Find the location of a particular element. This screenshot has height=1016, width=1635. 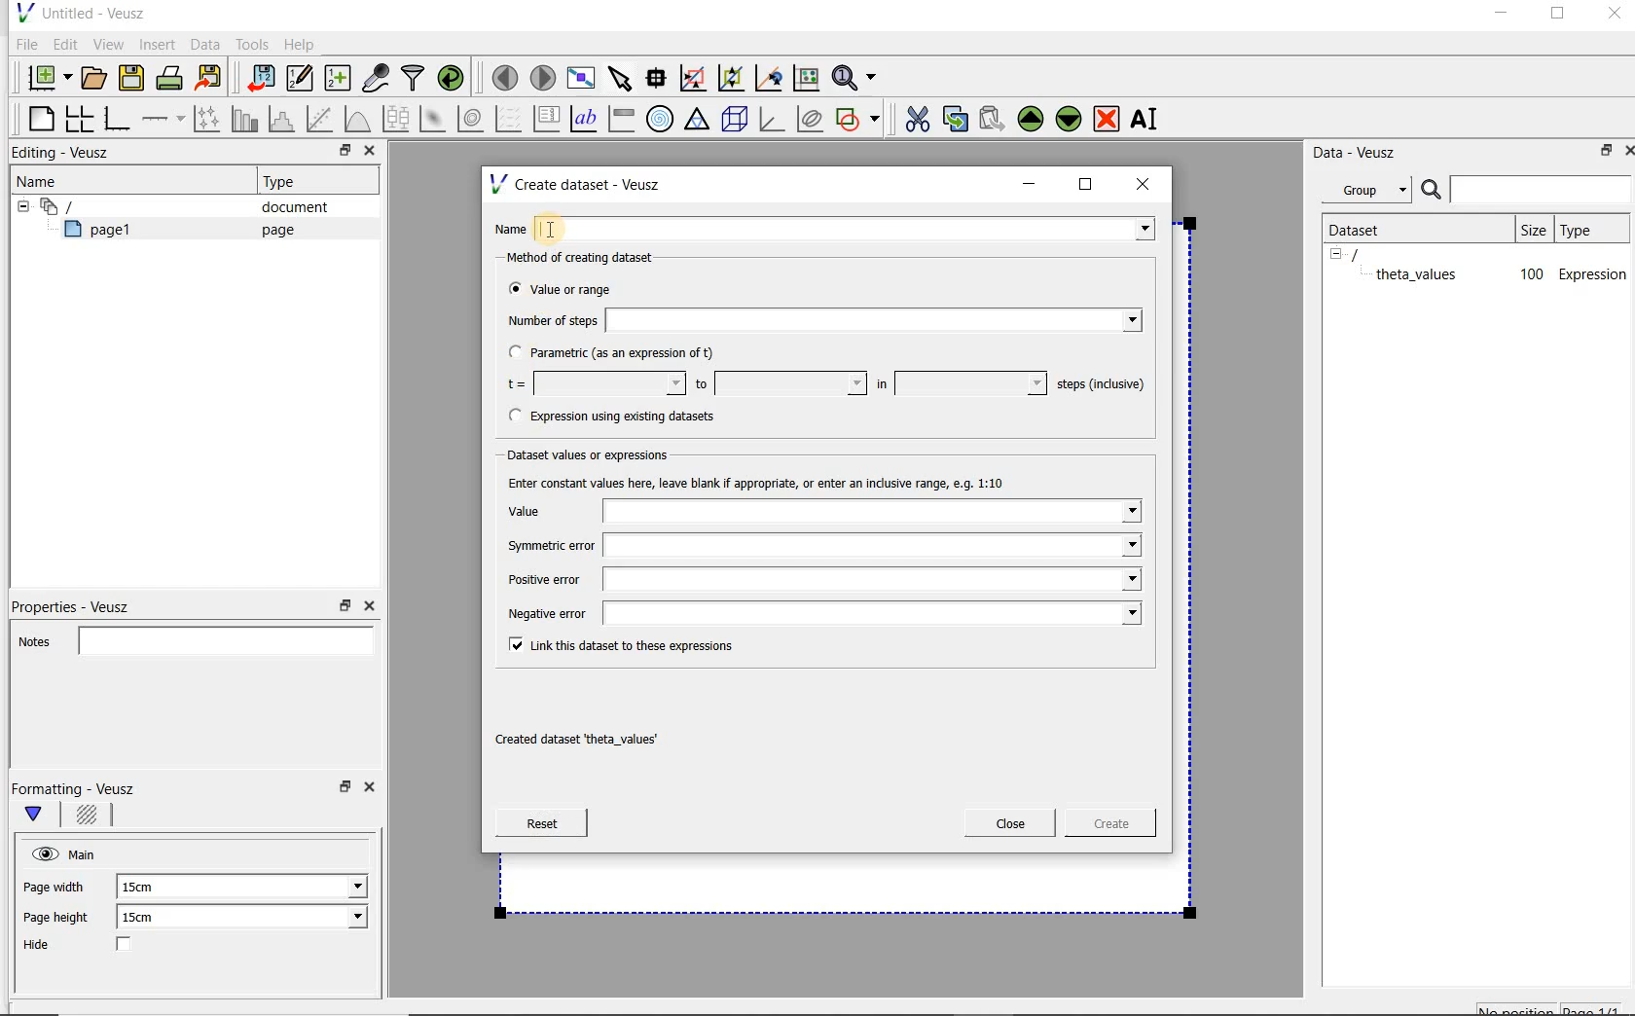

Formatting - Veusz is located at coordinates (76, 788).